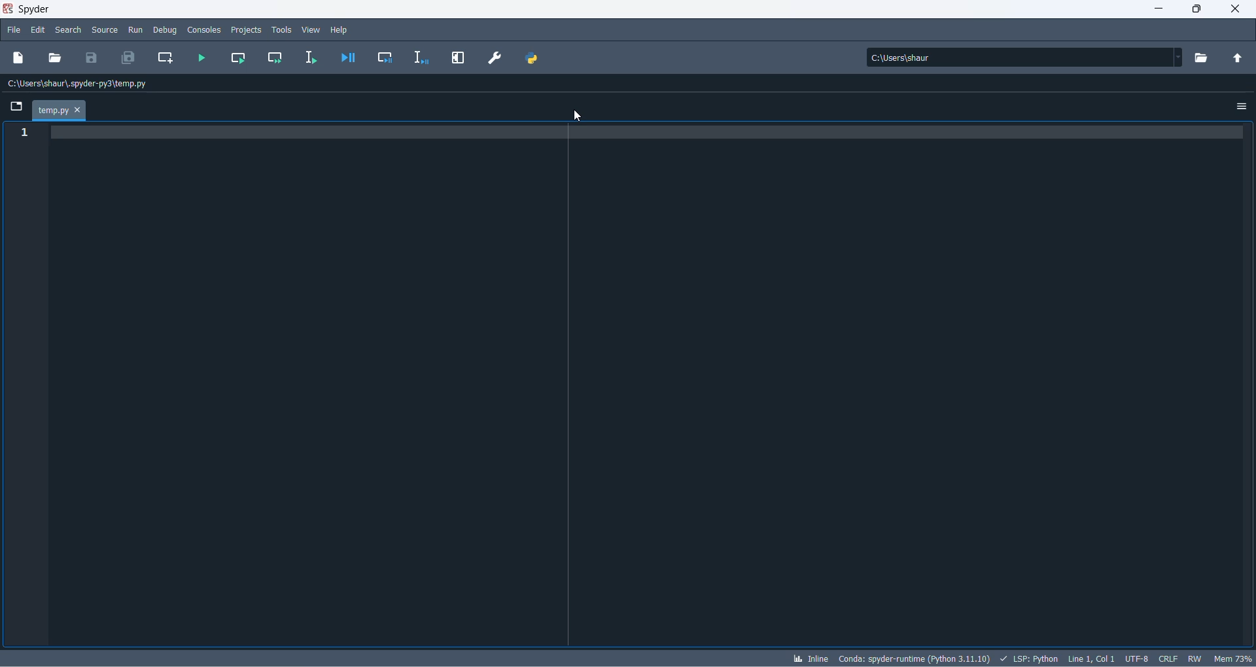 This screenshot has height=667, width=1256. What do you see at coordinates (809, 658) in the screenshot?
I see `inline` at bounding box center [809, 658].